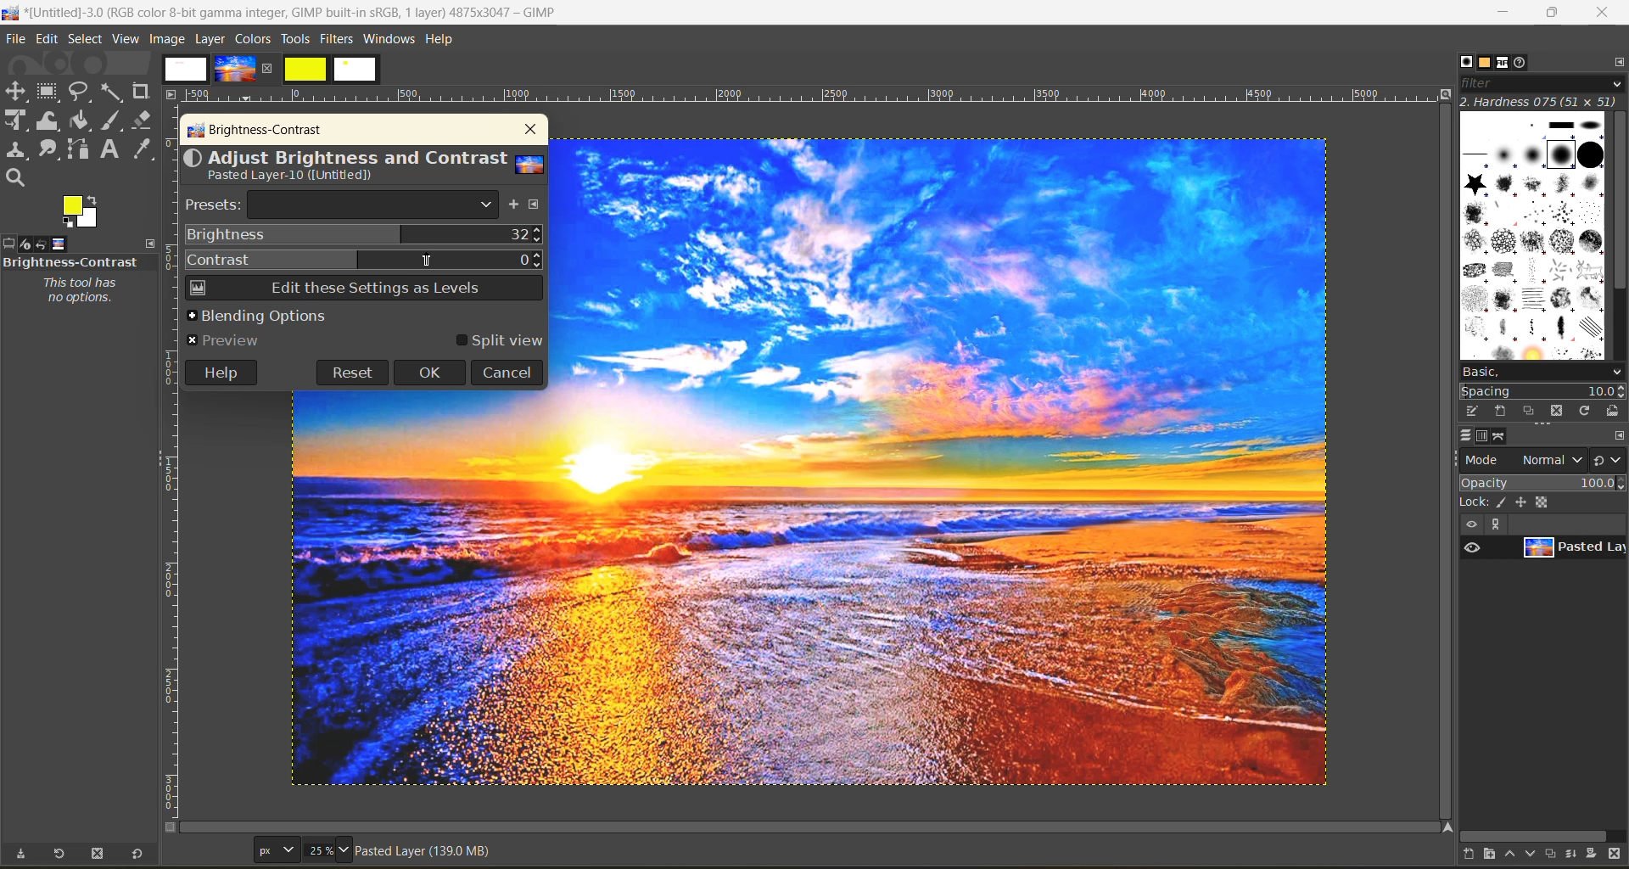  Describe the element at coordinates (10, 244) in the screenshot. I see `tool options` at that location.